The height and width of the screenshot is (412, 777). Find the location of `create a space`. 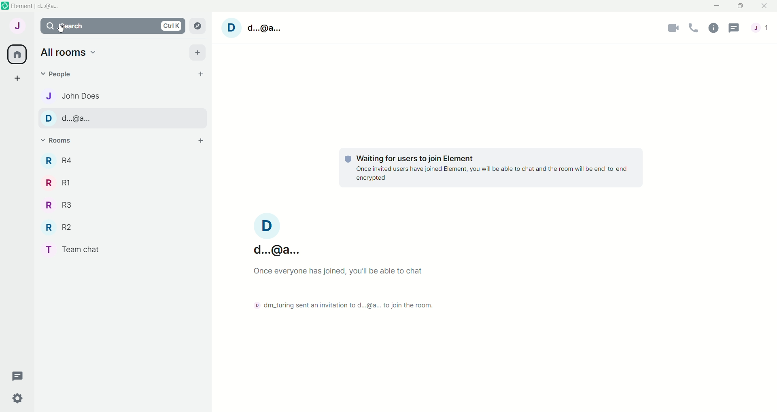

create a space is located at coordinates (19, 79).